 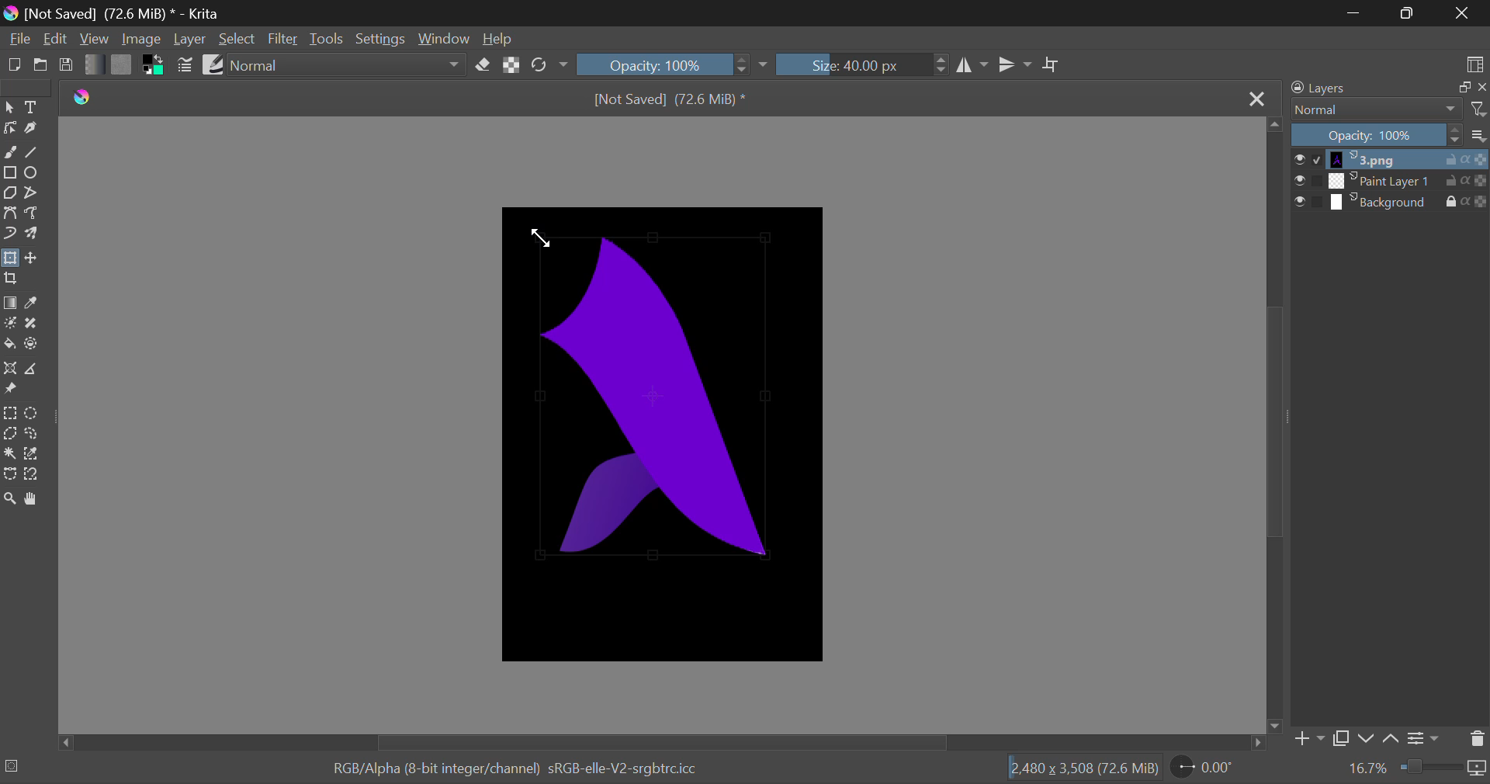 I want to click on Edit, so click(x=57, y=39).